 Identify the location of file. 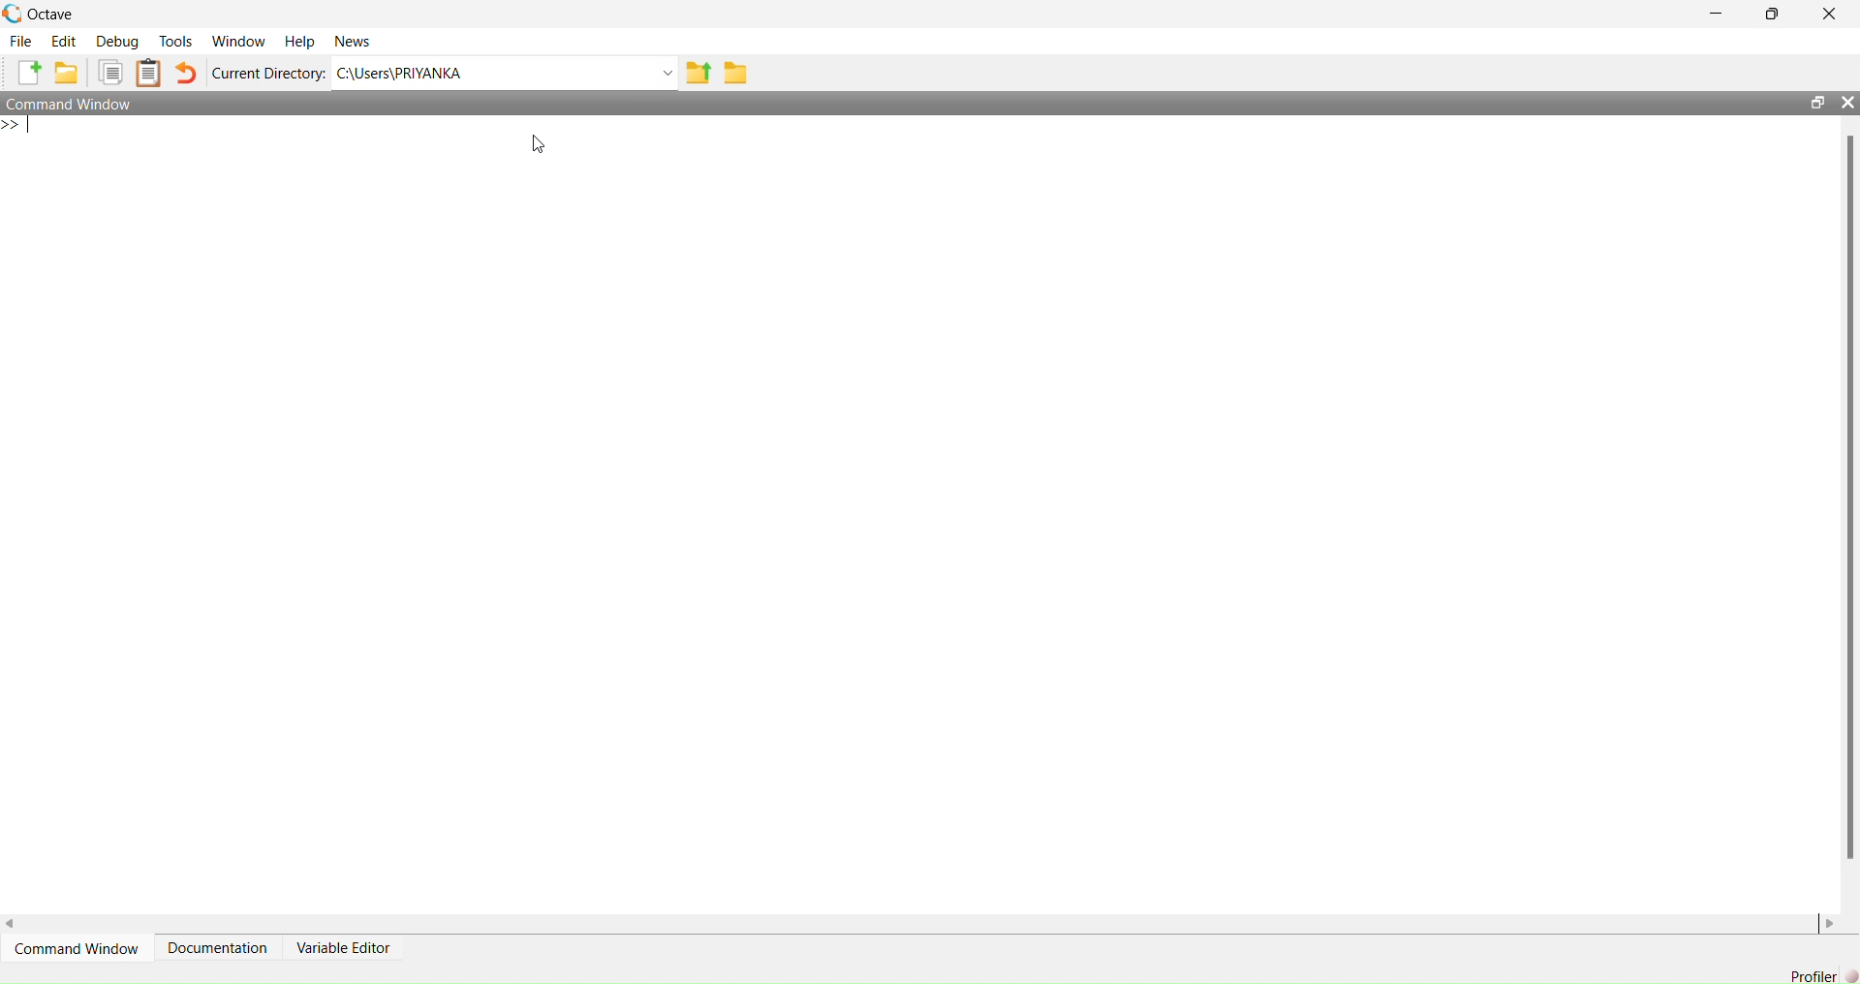
(20, 40).